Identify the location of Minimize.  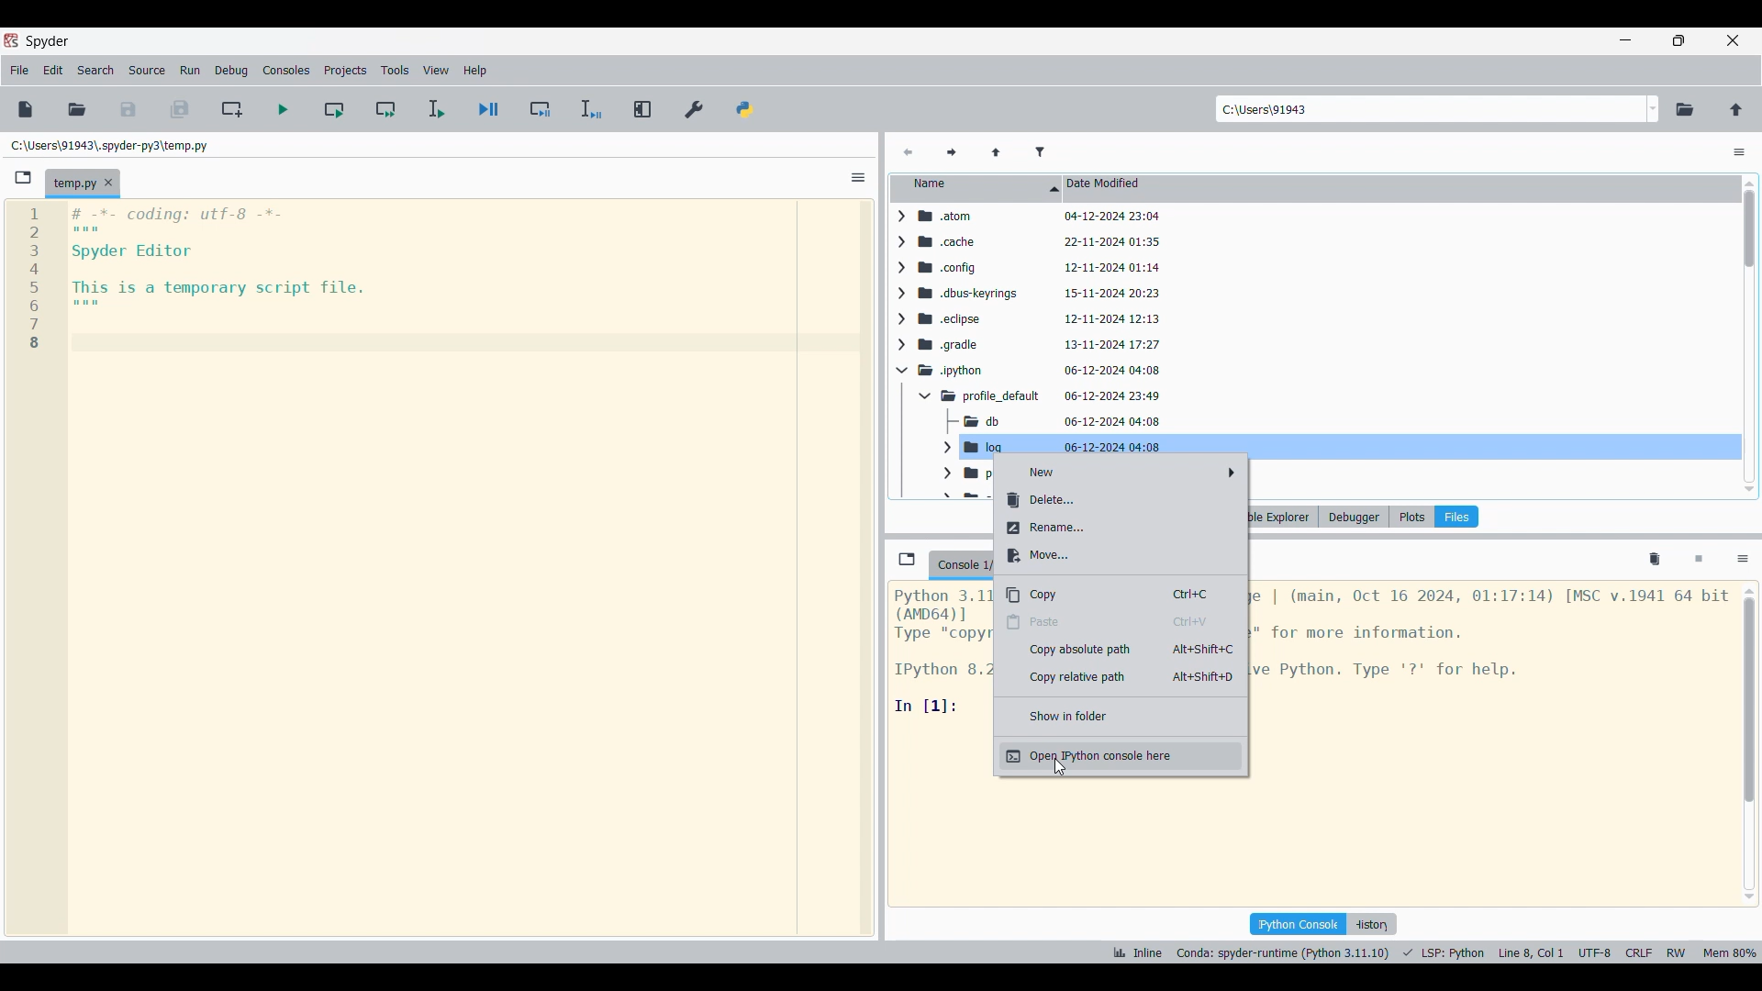
(1625, 39).